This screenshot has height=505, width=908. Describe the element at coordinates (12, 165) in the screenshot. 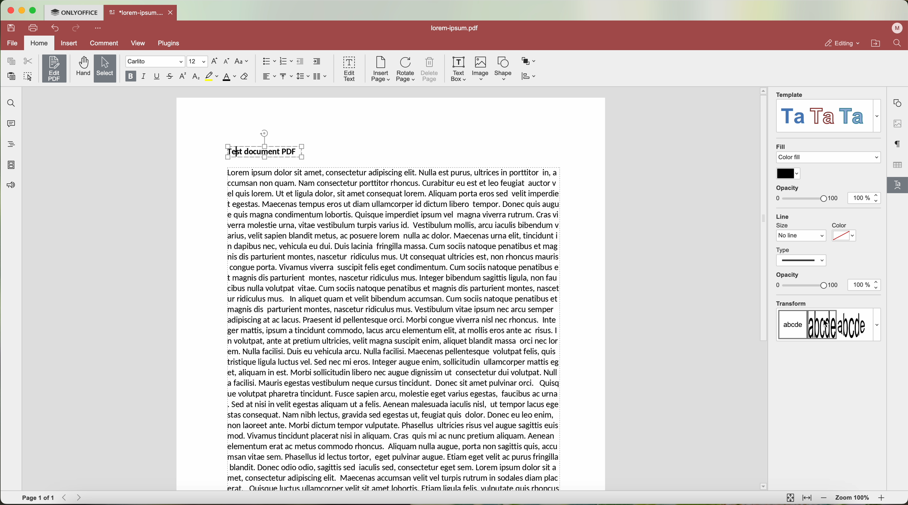

I see `page thumbnails` at that location.